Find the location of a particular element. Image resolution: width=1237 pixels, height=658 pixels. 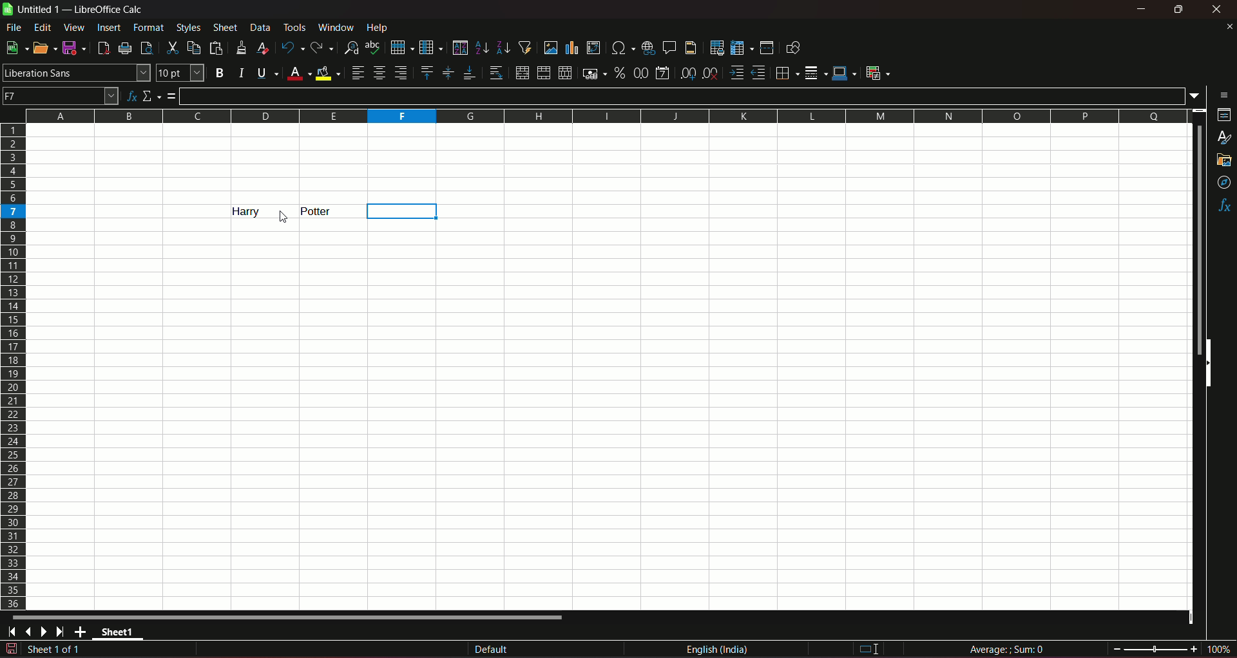

column is located at coordinates (430, 46).